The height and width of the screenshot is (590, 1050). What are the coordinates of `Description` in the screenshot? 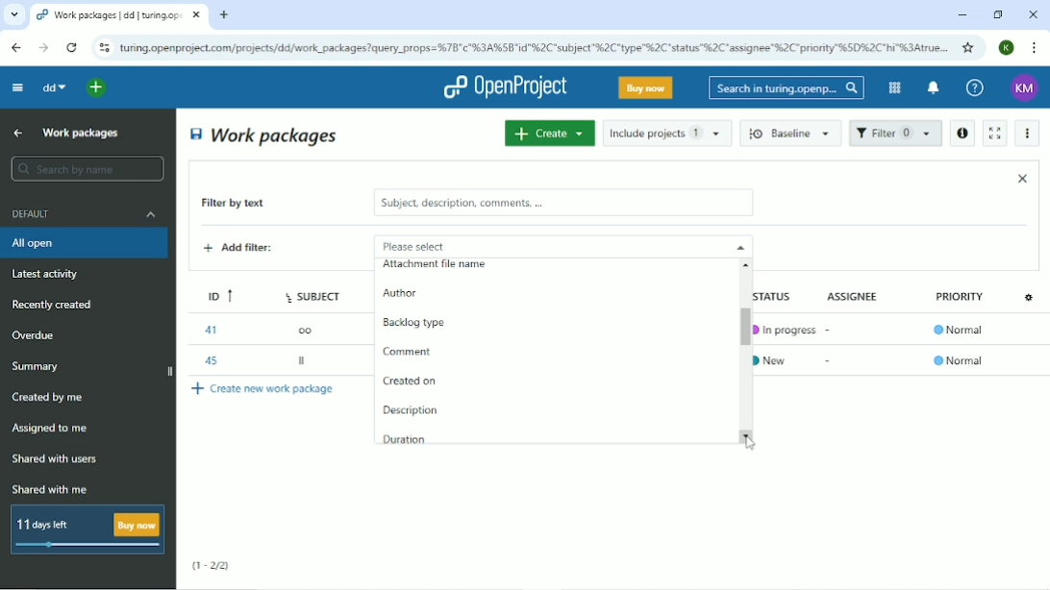 It's located at (412, 410).